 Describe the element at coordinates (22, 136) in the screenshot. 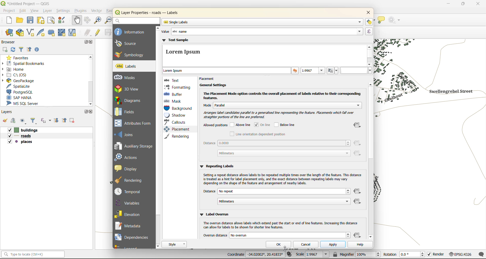

I see `roads layer` at that location.